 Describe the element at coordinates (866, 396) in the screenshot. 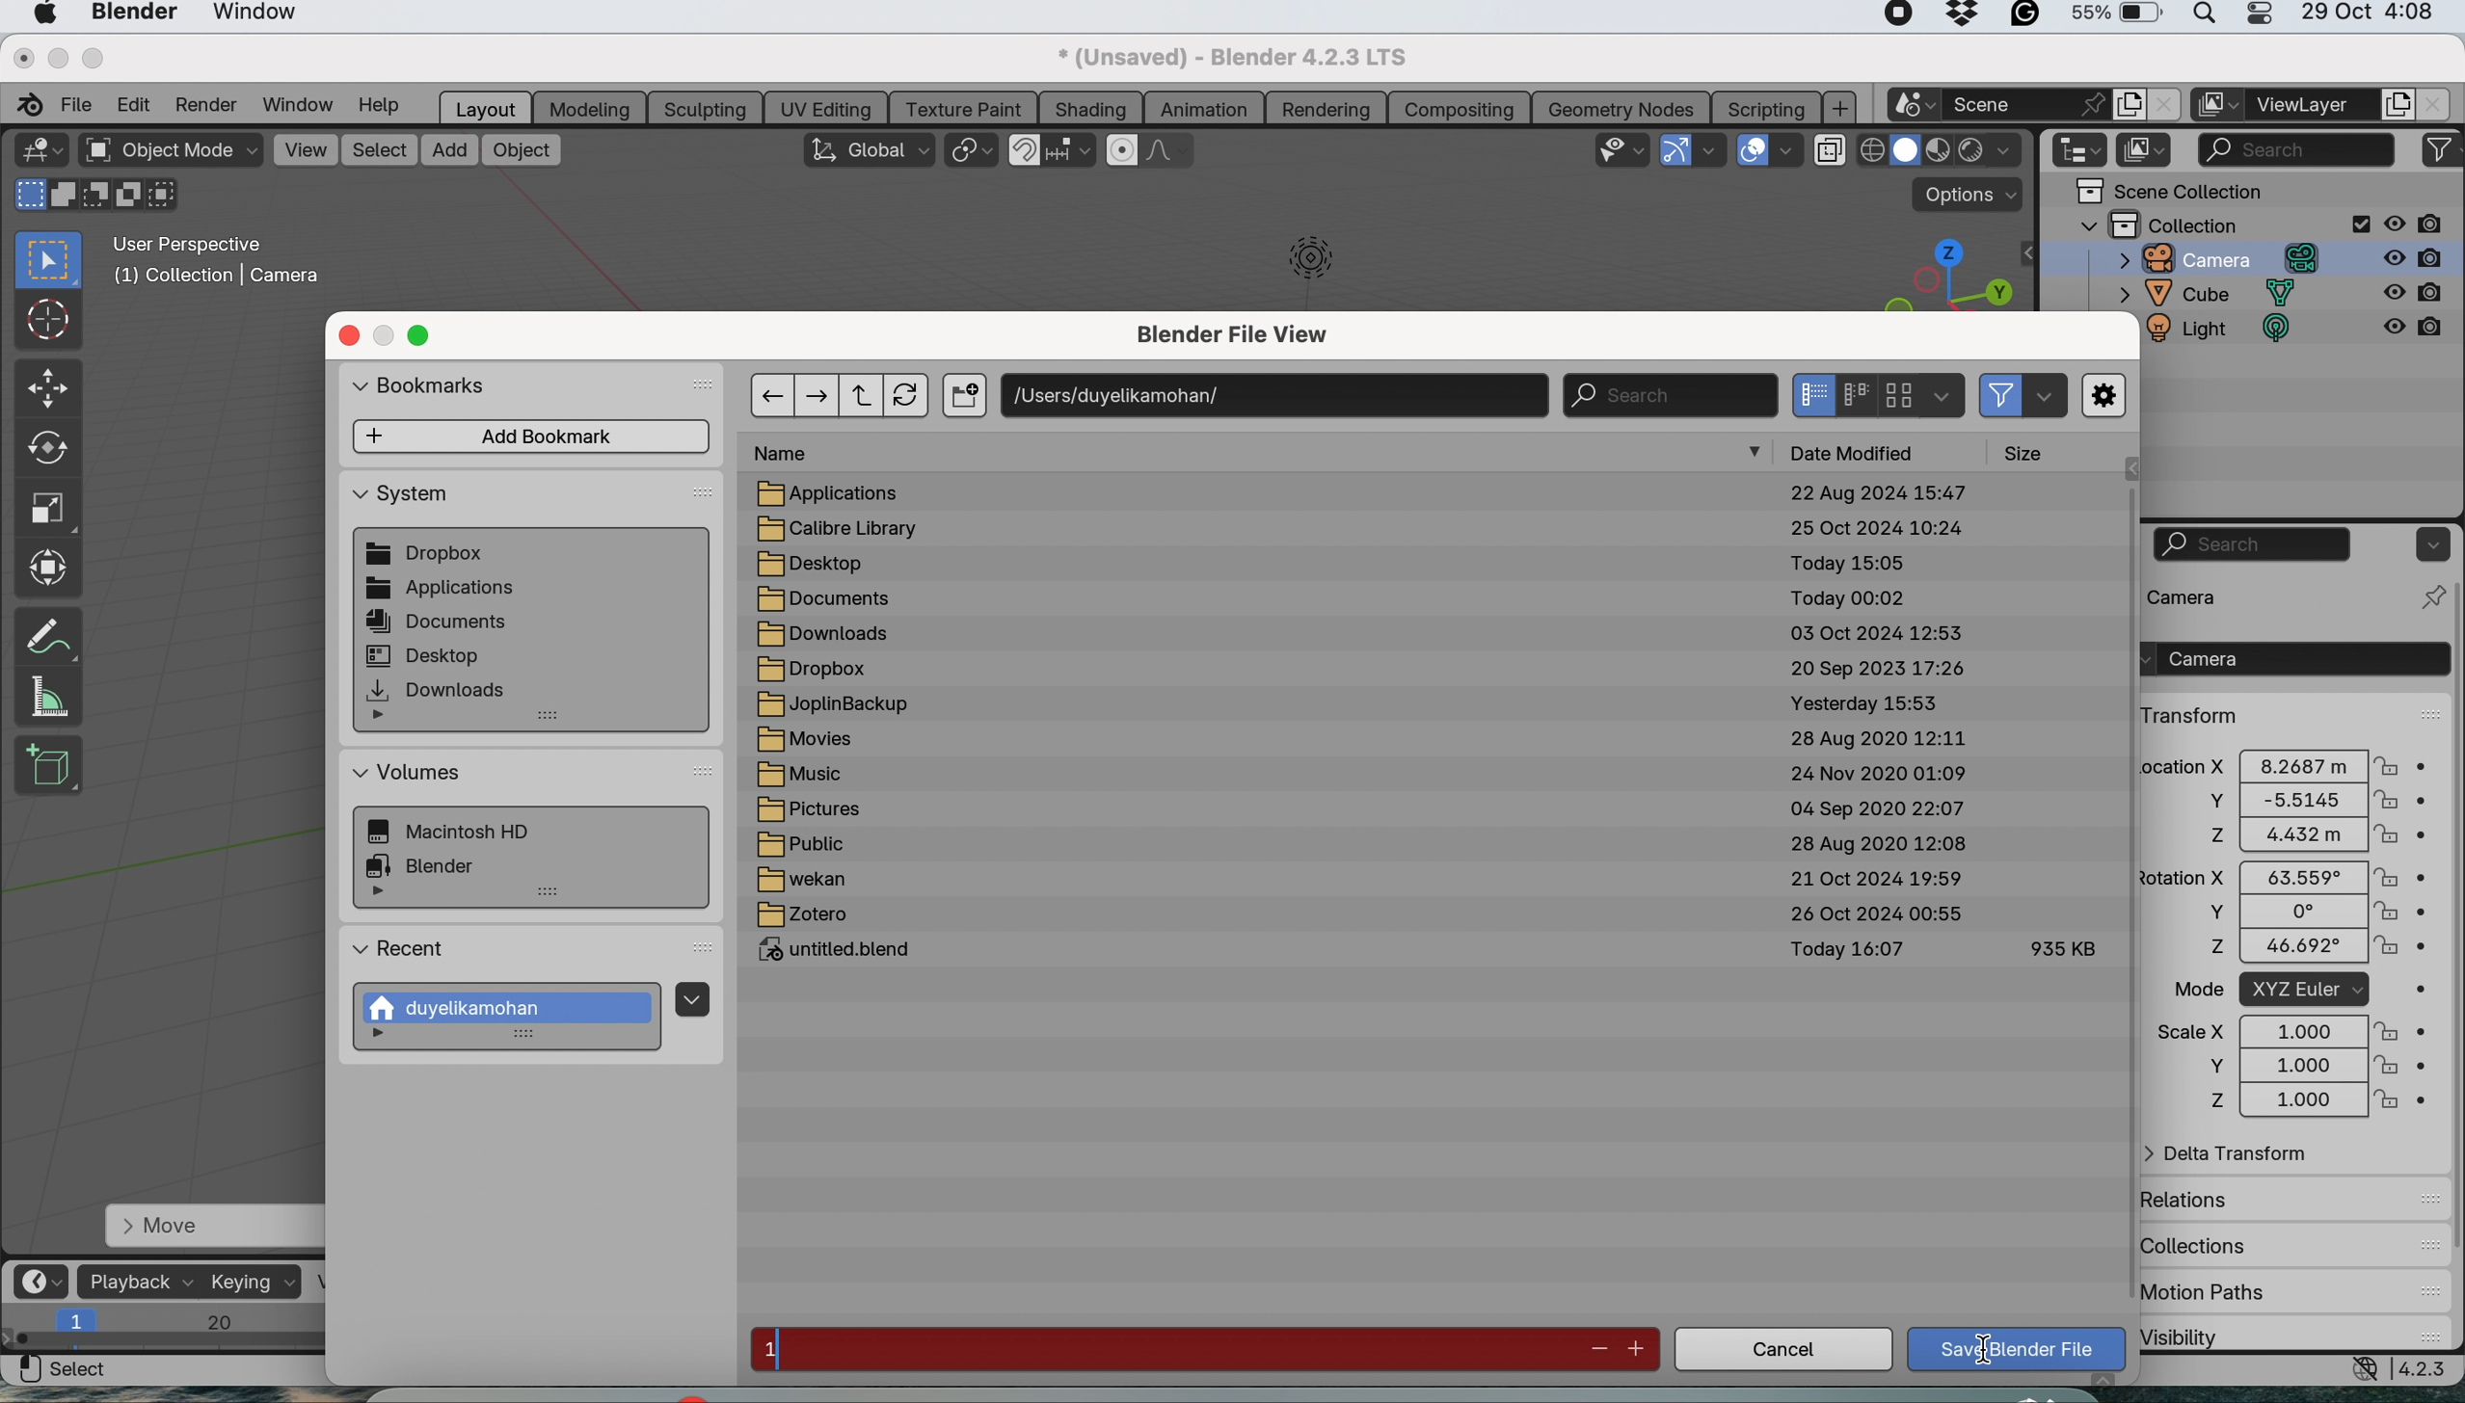

I see `parent directory` at that location.